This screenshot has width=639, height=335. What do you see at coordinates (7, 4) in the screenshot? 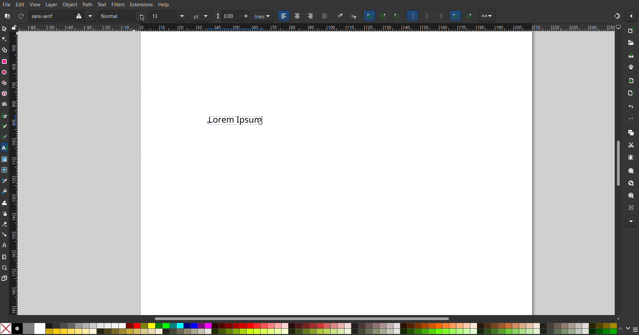
I see `File` at bounding box center [7, 4].